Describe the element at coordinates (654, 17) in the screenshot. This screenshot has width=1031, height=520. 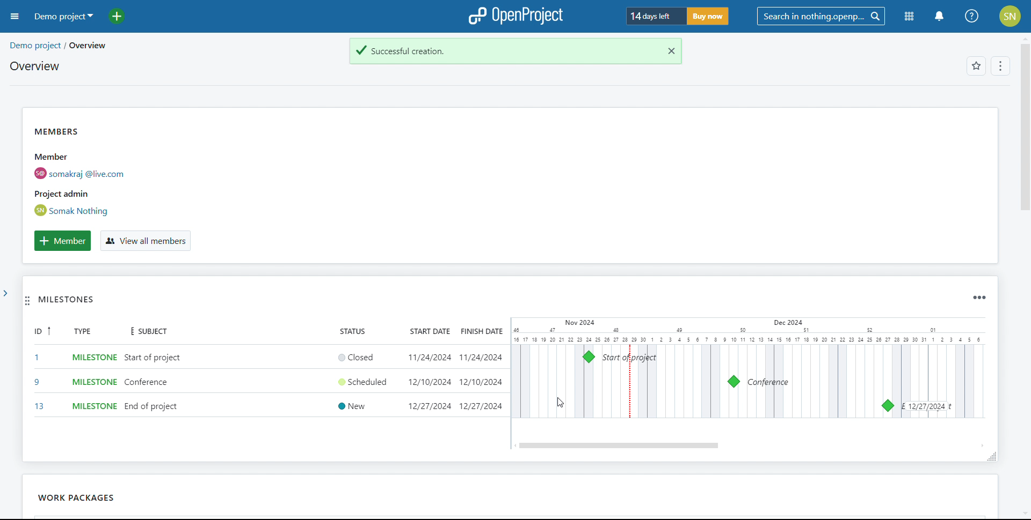
I see `days left for trial` at that location.